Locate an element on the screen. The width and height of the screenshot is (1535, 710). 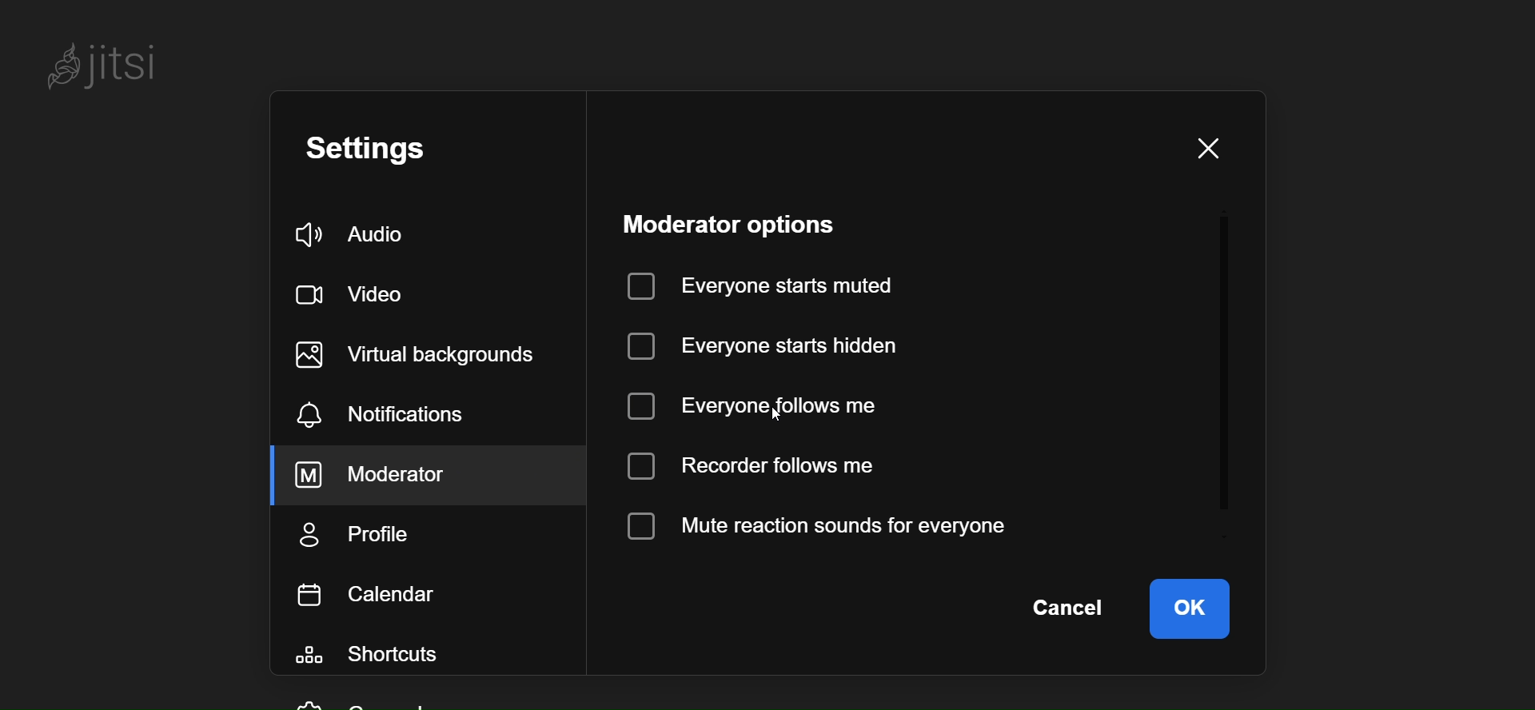
video is located at coordinates (357, 290).